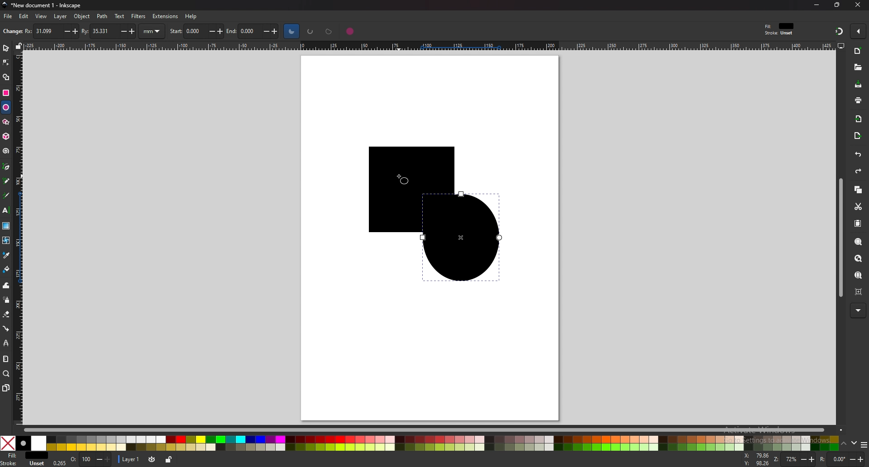 The height and width of the screenshot is (467, 869). I want to click on pencil, so click(7, 181).